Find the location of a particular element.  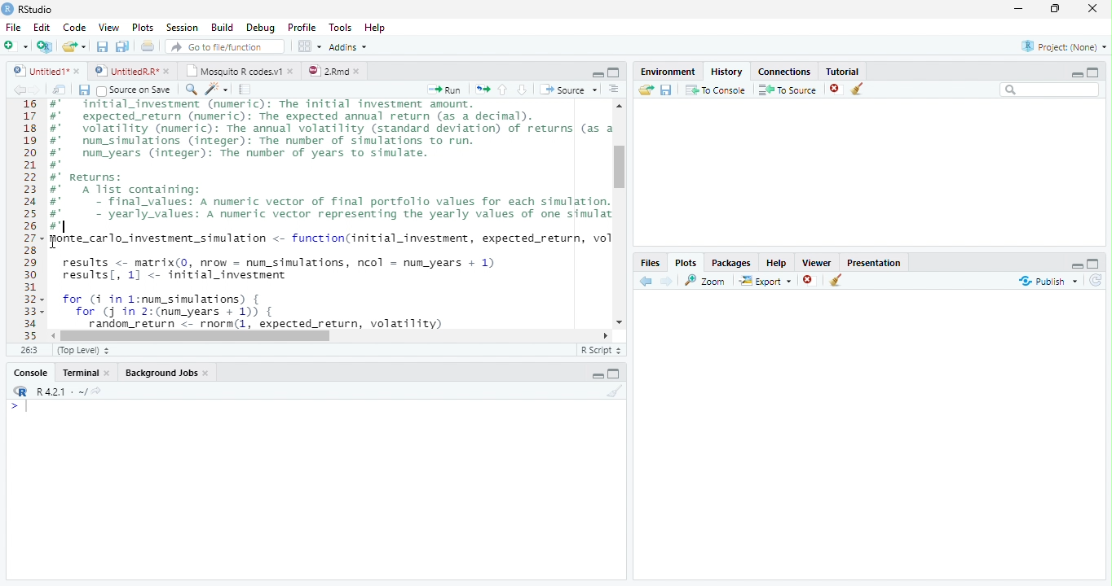

Plots is located at coordinates (686, 262).